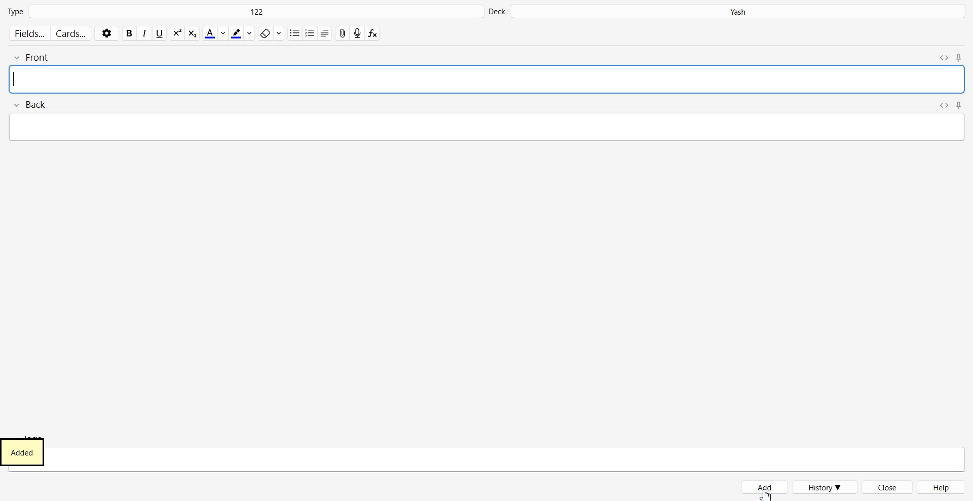 This screenshot has width=973, height=501. Describe the element at coordinates (28, 33) in the screenshot. I see `Fields` at that location.